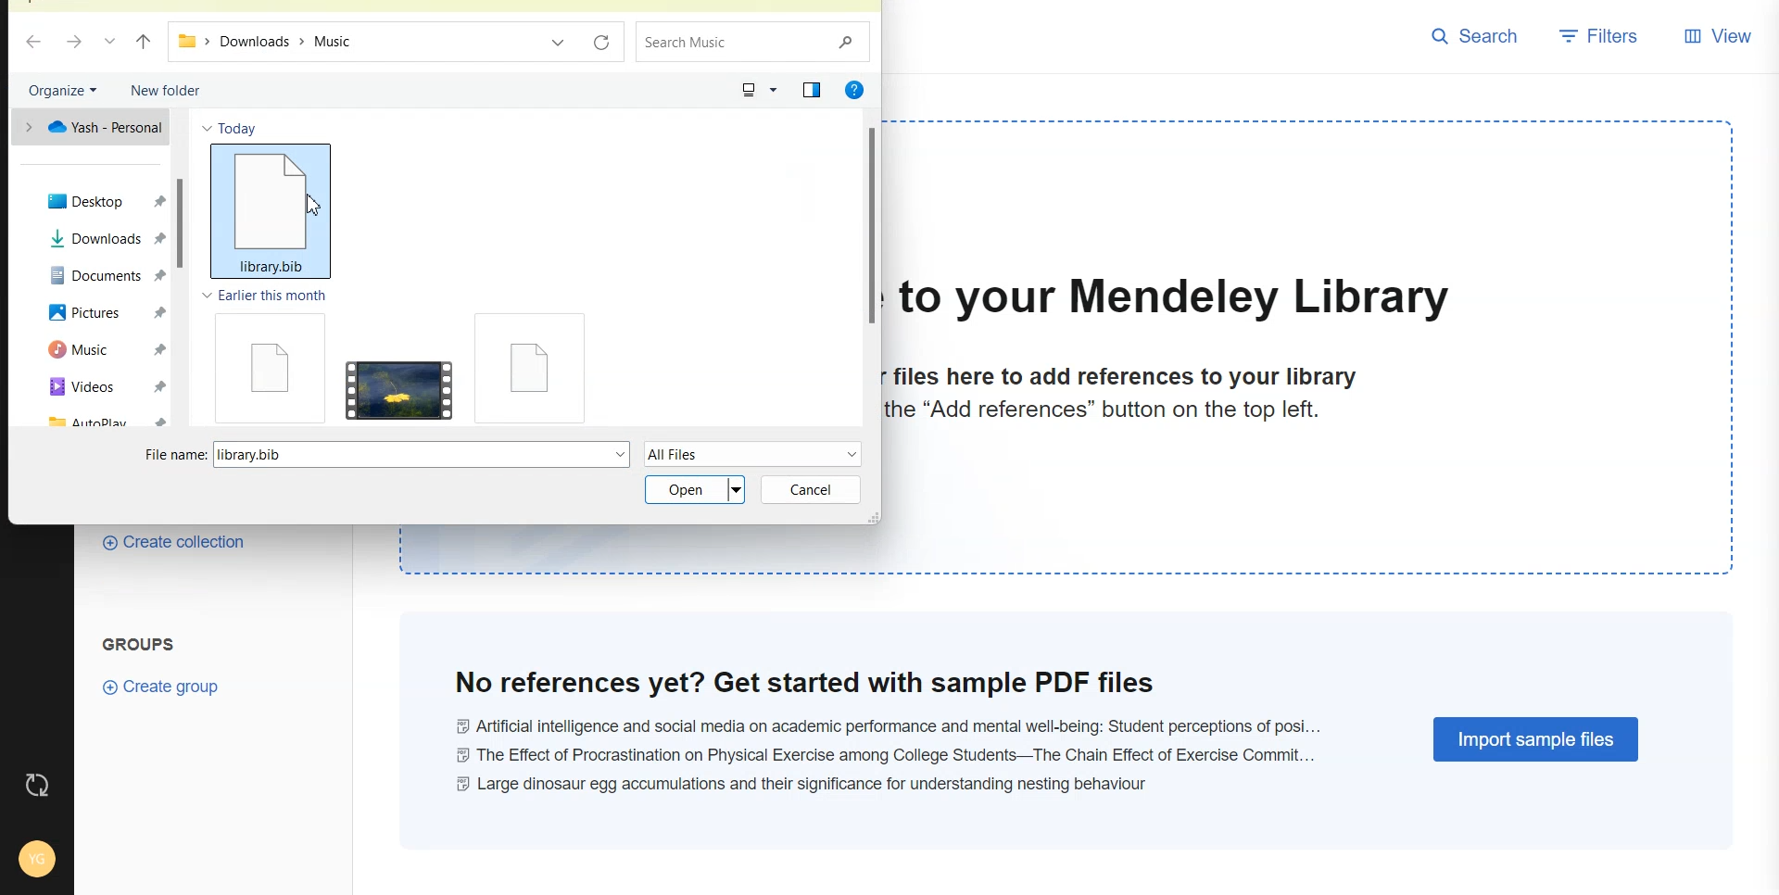 This screenshot has height=895, width=1779. Describe the element at coordinates (61, 91) in the screenshot. I see `Organize` at that location.